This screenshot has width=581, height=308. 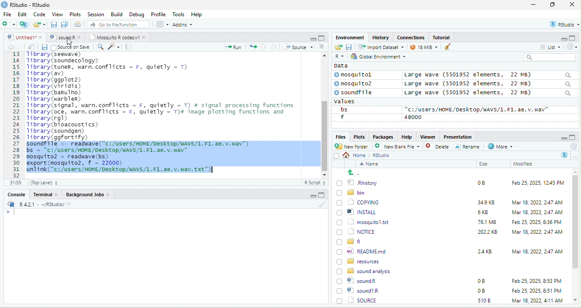 What do you see at coordinates (362, 291) in the screenshot?
I see `| SOURCE` at bounding box center [362, 291].